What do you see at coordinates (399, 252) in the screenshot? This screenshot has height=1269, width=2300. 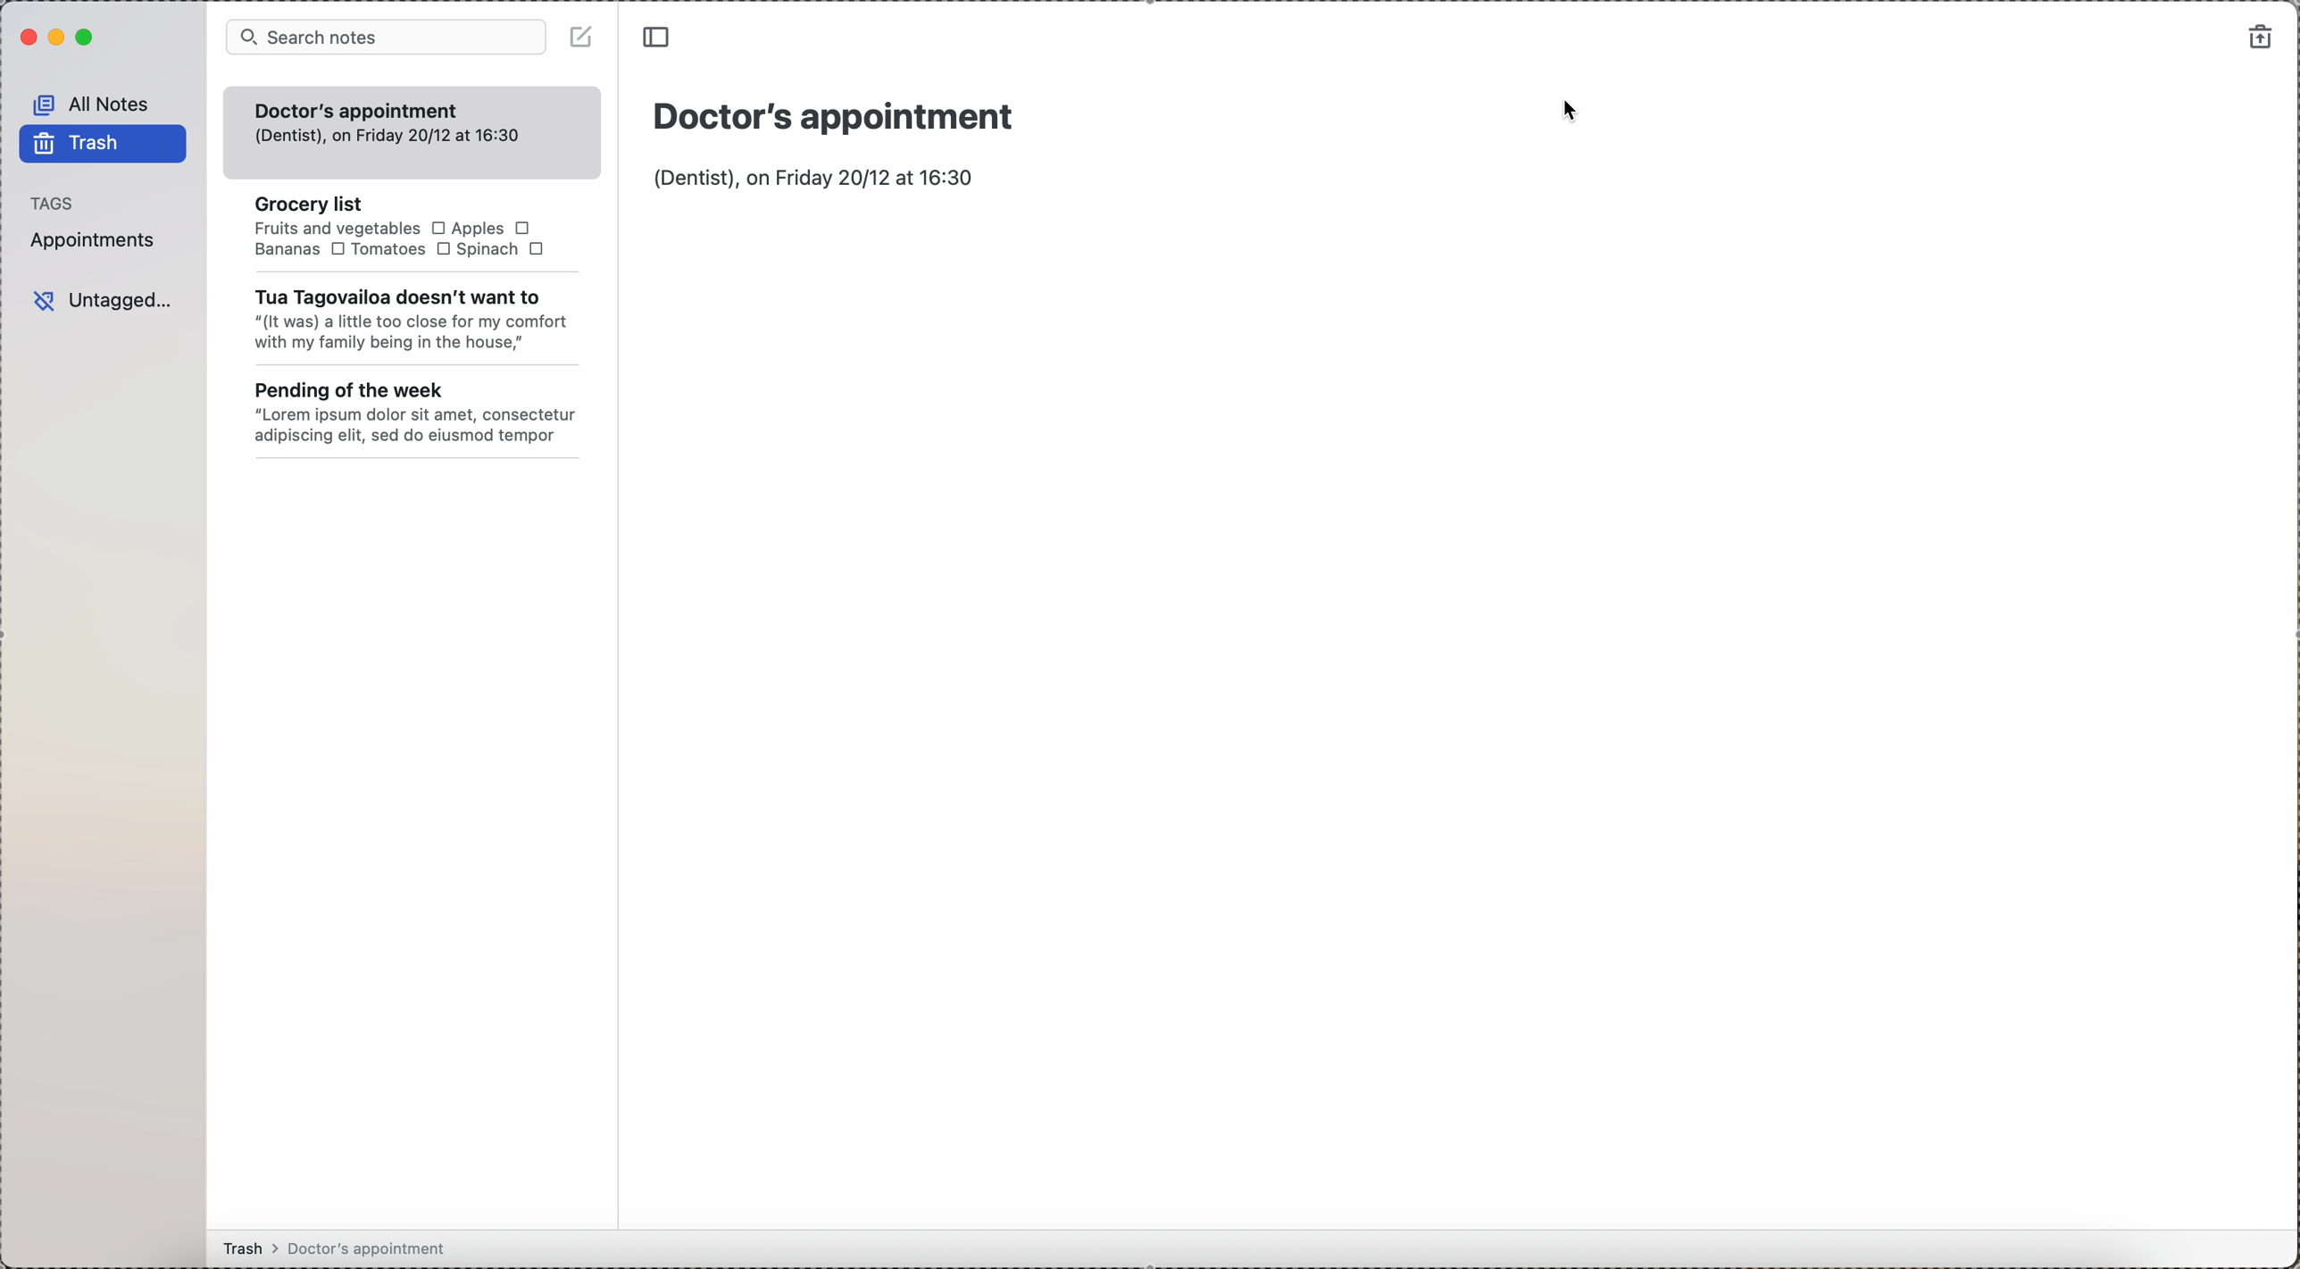 I see `Tomatoes` at bounding box center [399, 252].